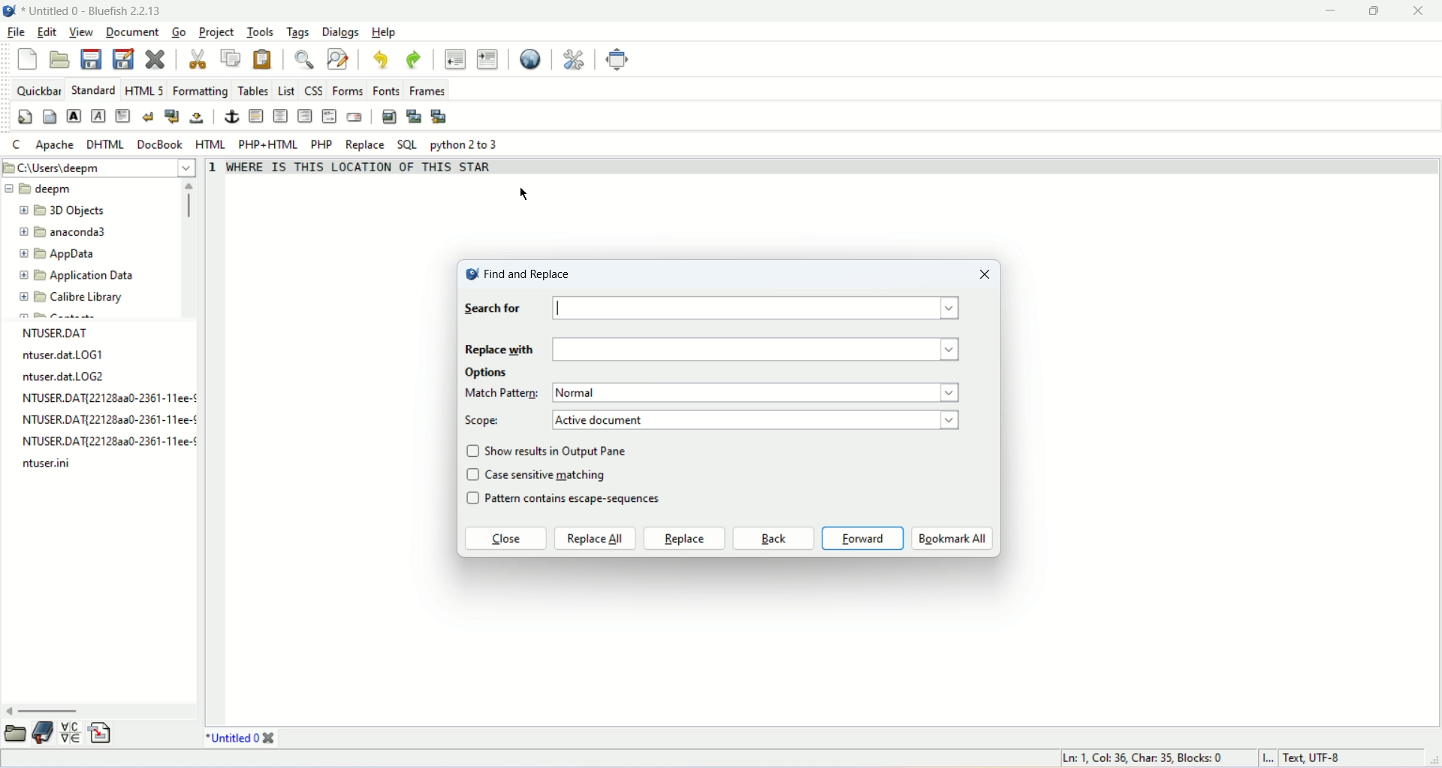 The height and width of the screenshot is (768, 1442). Describe the element at coordinates (231, 116) in the screenshot. I see `anchor` at that location.